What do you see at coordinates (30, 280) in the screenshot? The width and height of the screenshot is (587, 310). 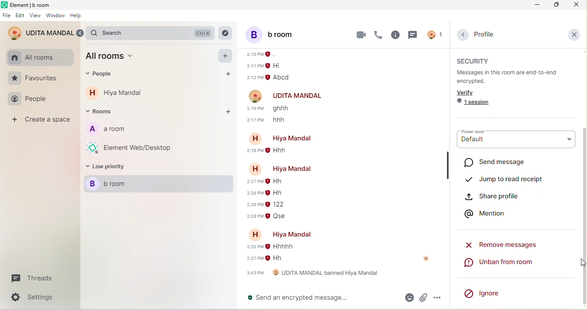 I see `threads` at bounding box center [30, 280].